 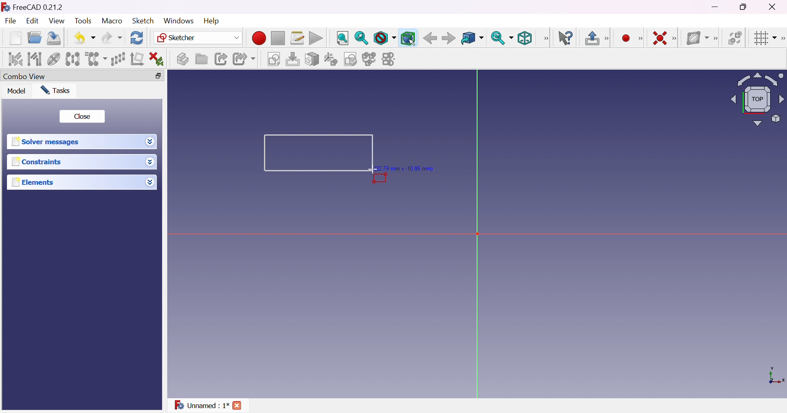 I want to click on Drop down, so click(x=150, y=161).